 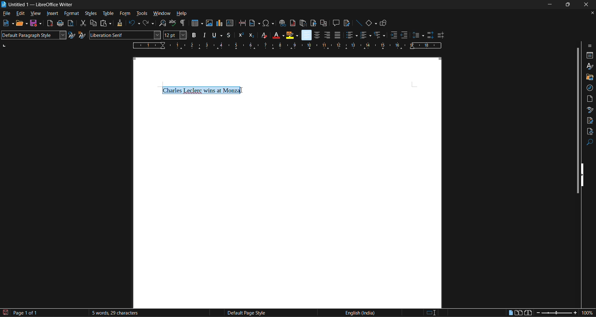 I want to click on hide, so click(x=584, y=174).